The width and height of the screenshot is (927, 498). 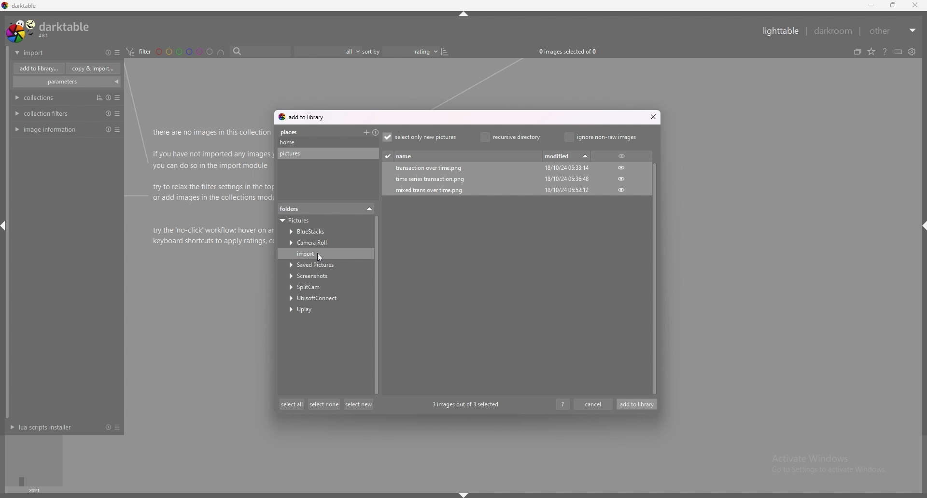 I want to click on collection filters, so click(x=43, y=113).